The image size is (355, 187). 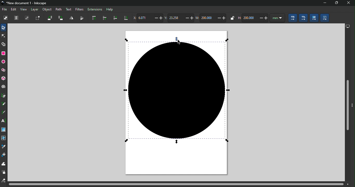 I want to click on Cursor, so click(x=179, y=43).